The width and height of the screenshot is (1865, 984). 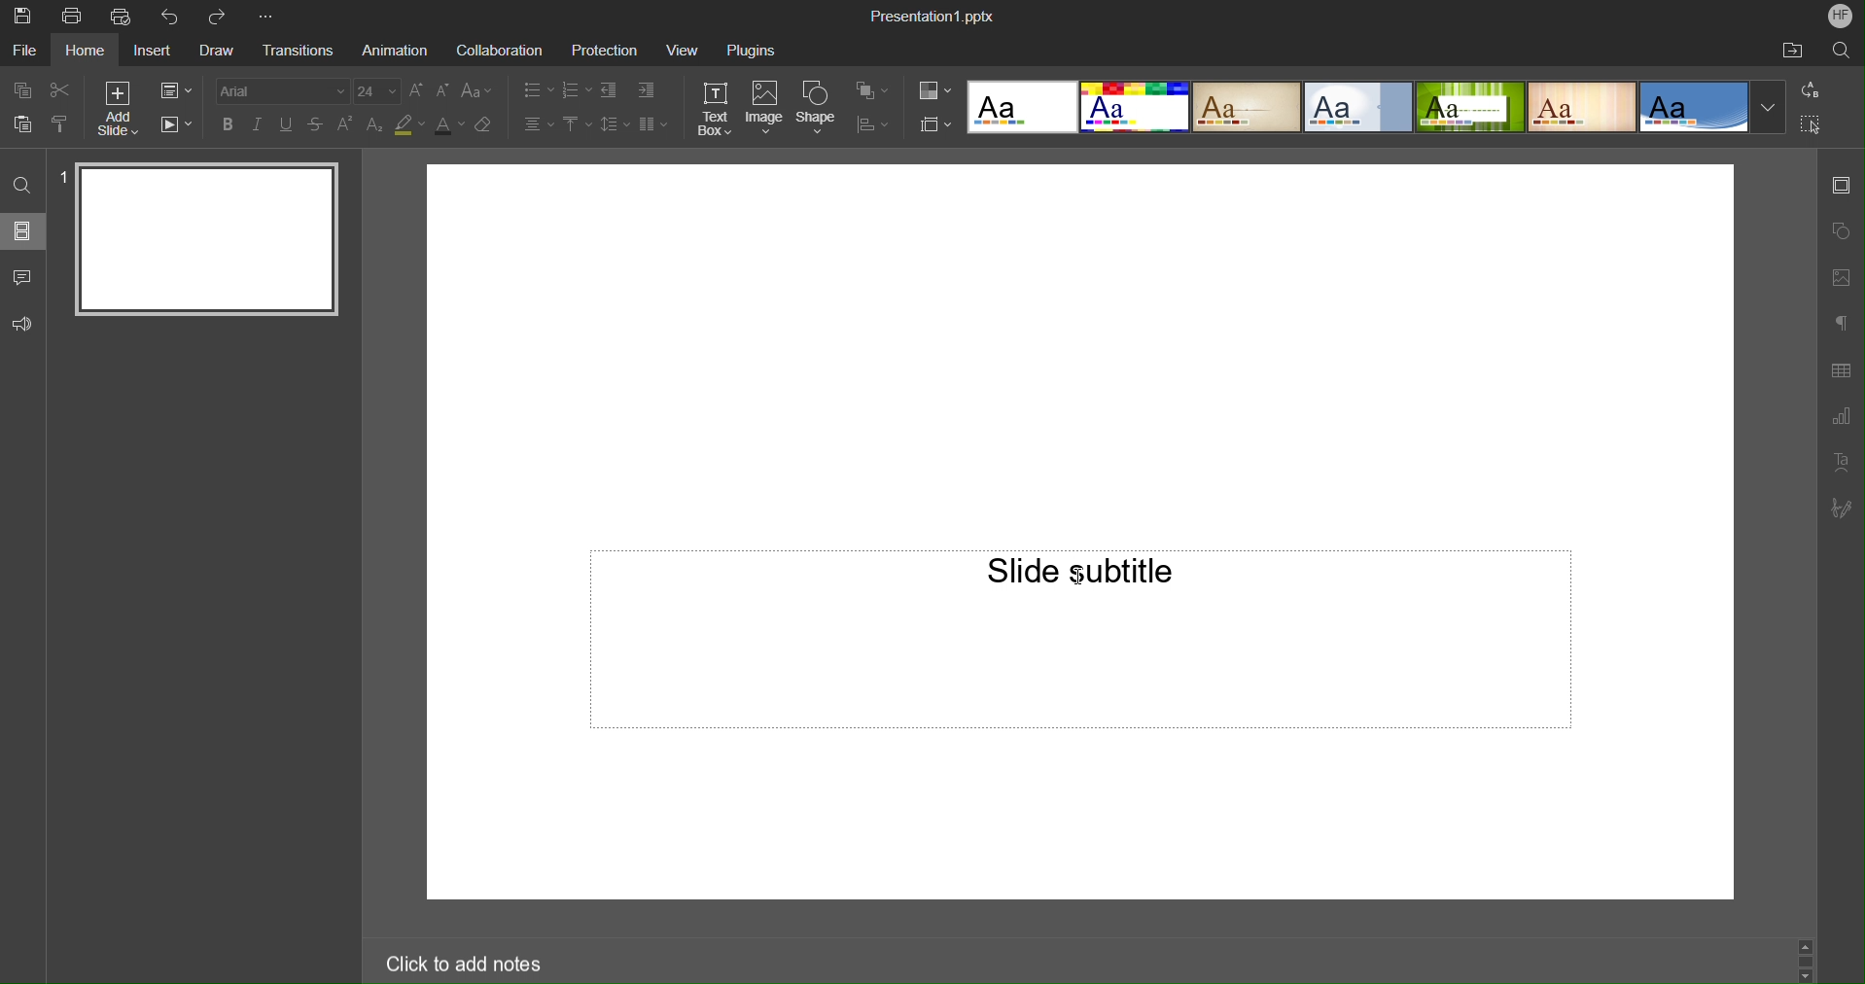 I want to click on Presentation1.pptx, so click(x=932, y=14).